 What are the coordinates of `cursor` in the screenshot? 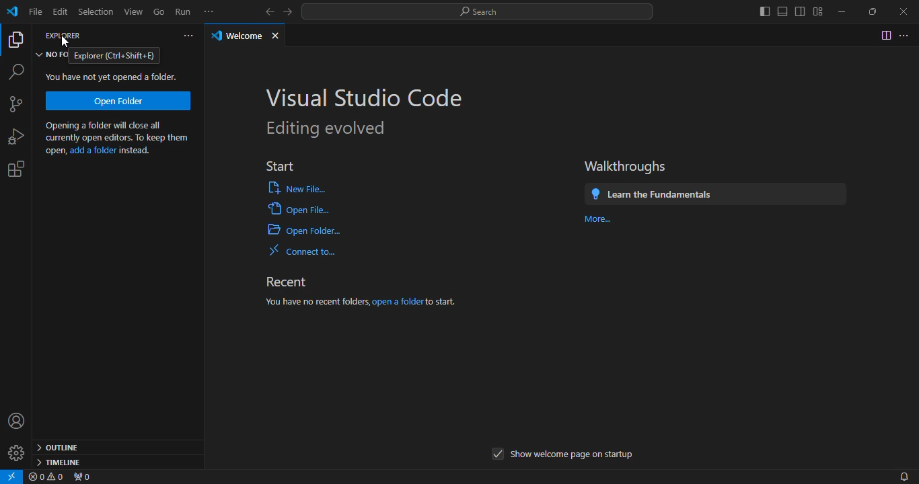 It's located at (67, 42).